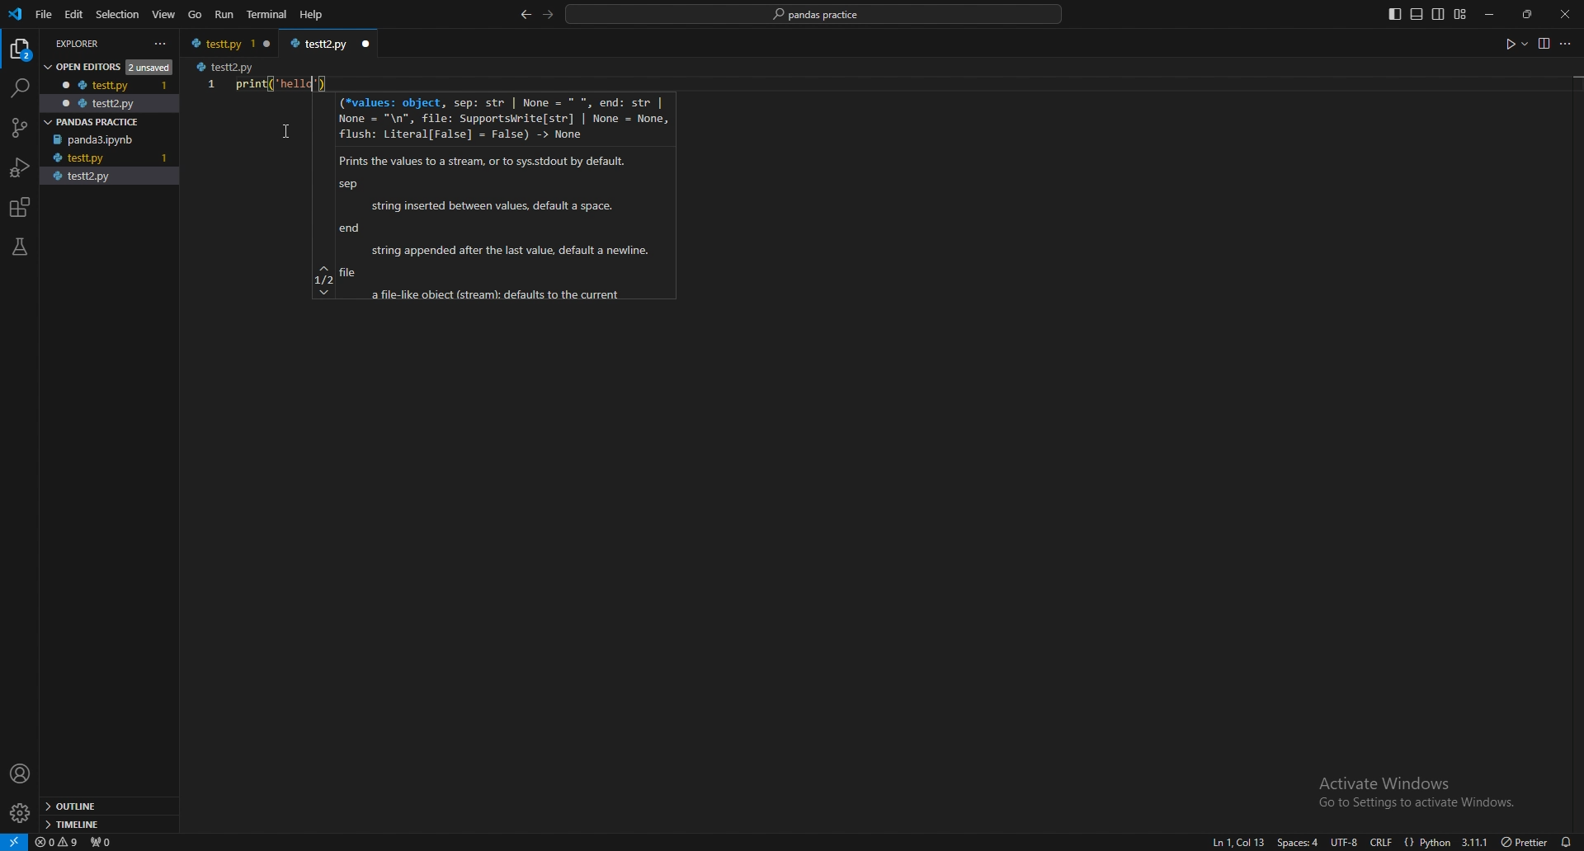  What do you see at coordinates (211, 99) in the screenshot?
I see `scale` at bounding box center [211, 99].